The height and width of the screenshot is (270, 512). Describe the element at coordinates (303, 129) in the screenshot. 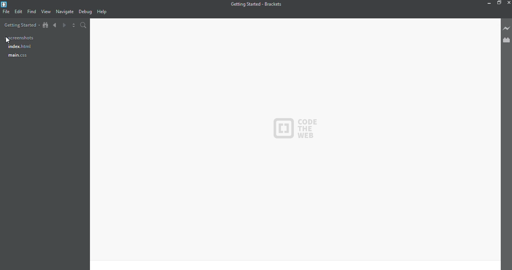

I see `code the web` at that location.